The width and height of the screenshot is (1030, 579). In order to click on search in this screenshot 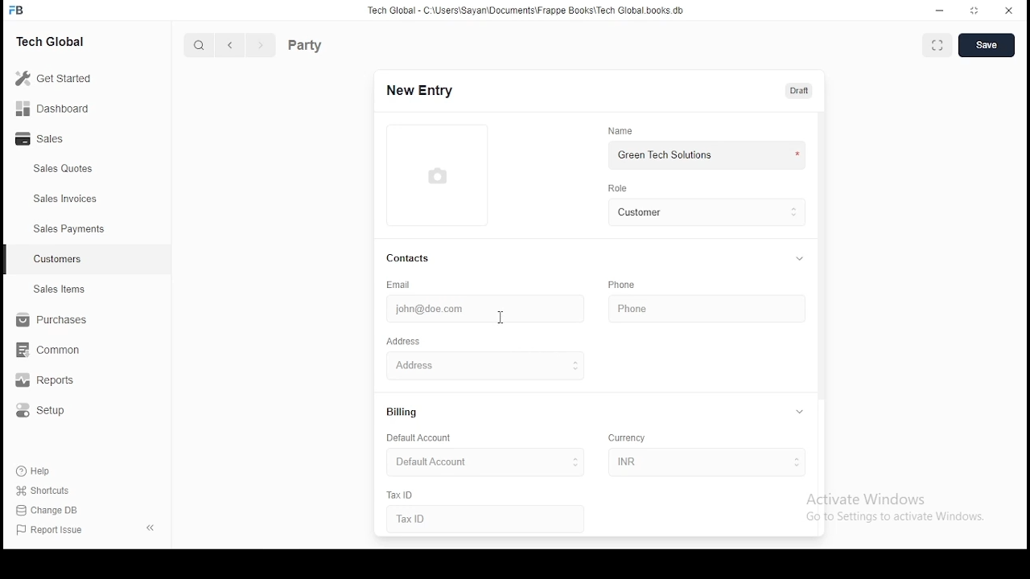, I will do `click(202, 44)`.